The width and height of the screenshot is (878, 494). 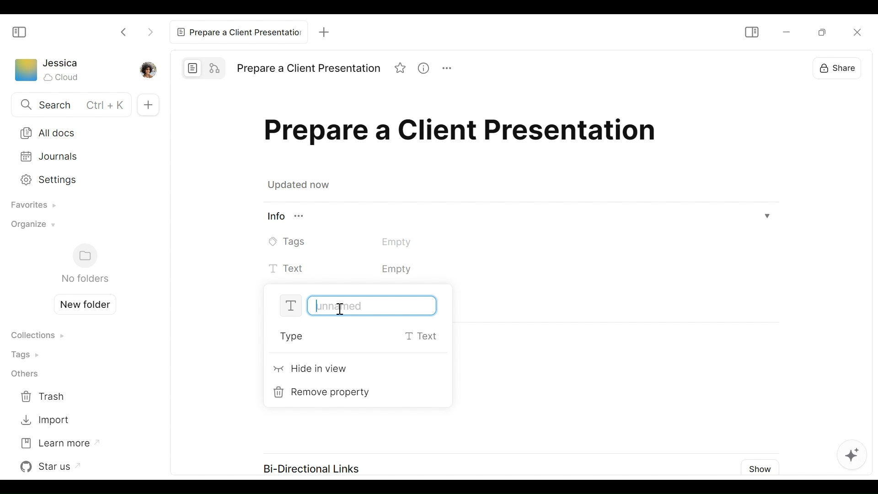 I want to click on Page mode, so click(x=193, y=68).